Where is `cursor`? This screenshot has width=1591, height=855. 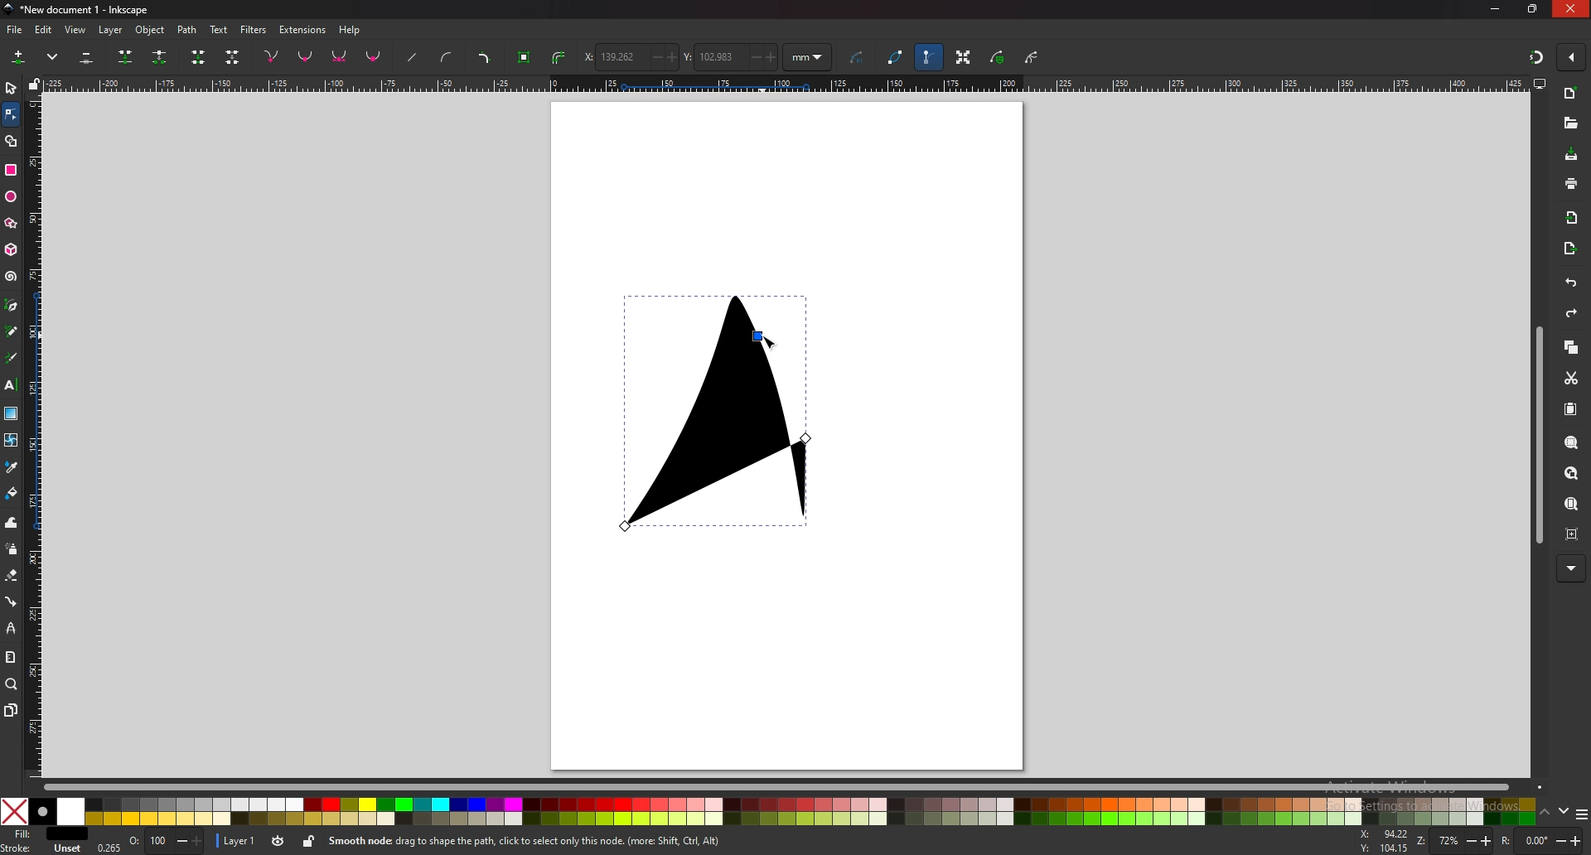
cursor is located at coordinates (764, 337).